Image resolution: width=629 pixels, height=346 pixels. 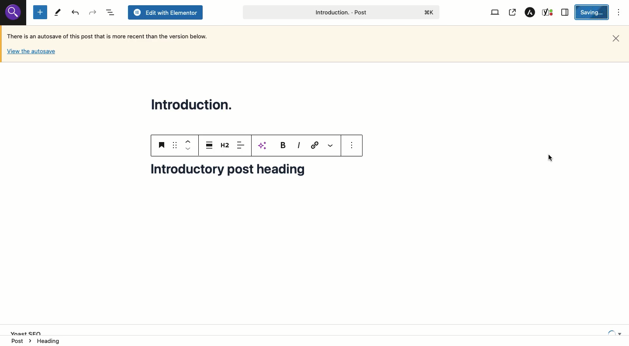 I want to click on Sidebar, so click(x=565, y=12).